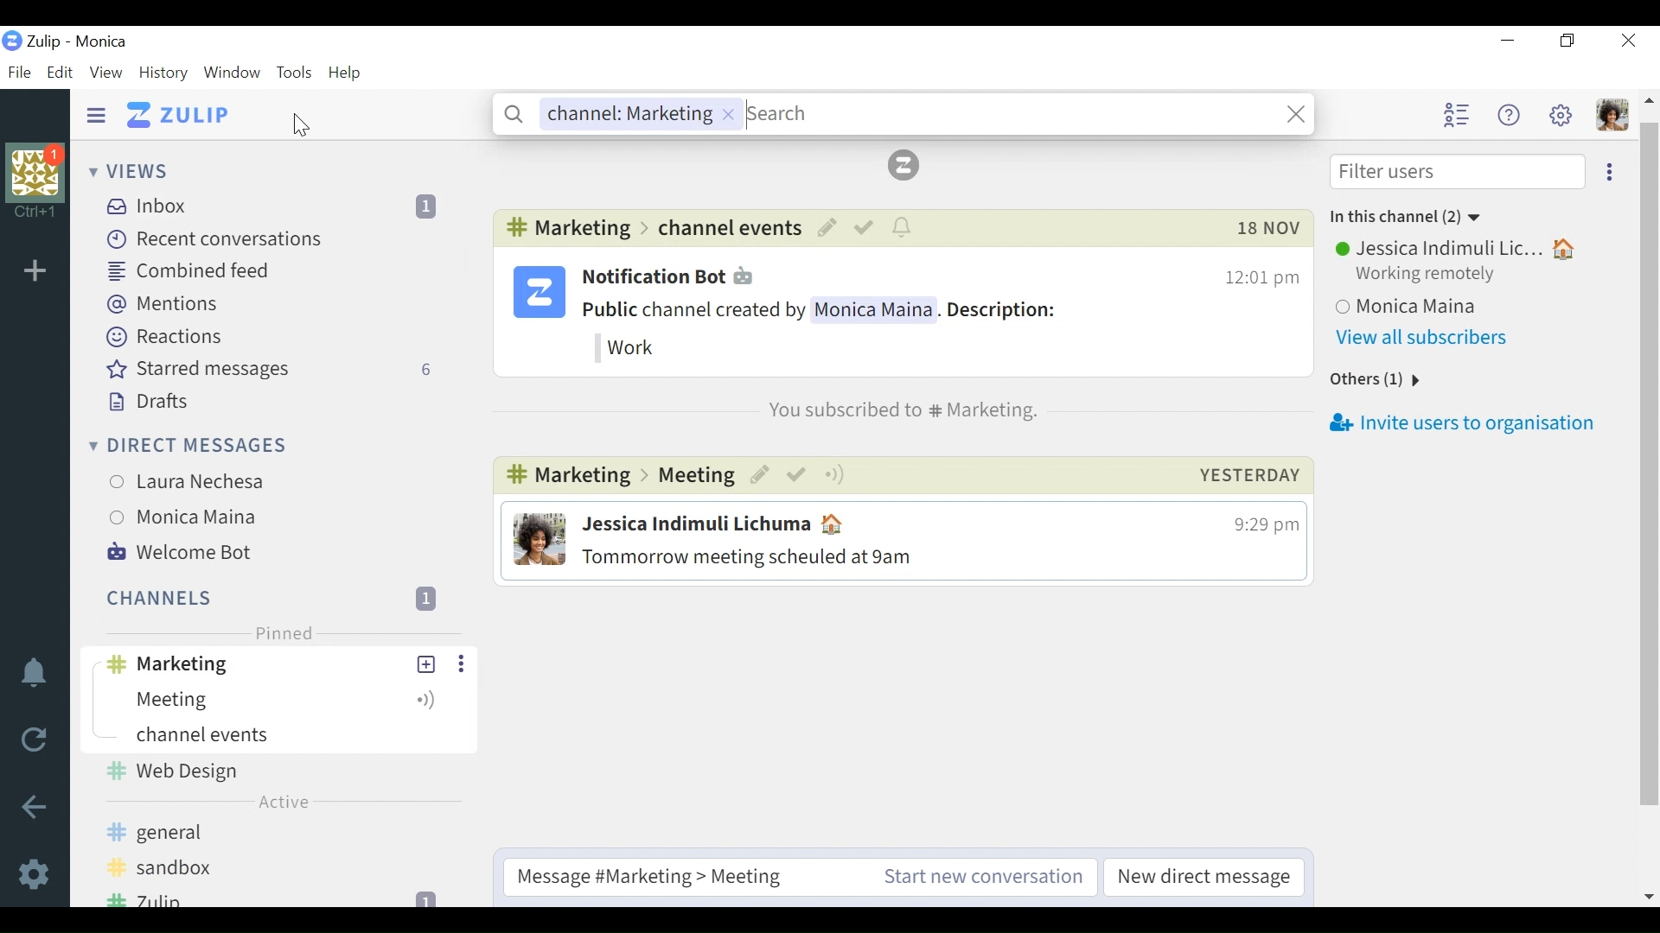  Describe the element at coordinates (1457, 116) in the screenshot. I see `Hide user list` at that location.